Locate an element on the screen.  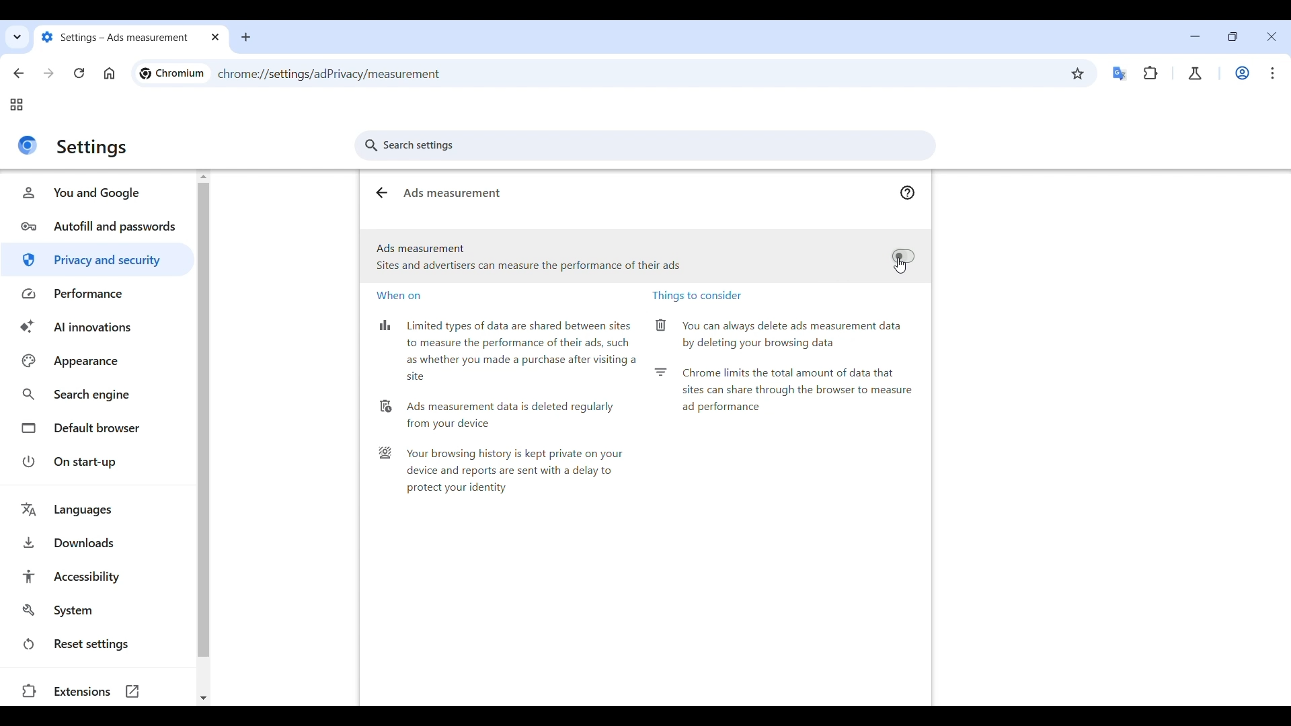
On start-up is located at coordinates (97, 461).